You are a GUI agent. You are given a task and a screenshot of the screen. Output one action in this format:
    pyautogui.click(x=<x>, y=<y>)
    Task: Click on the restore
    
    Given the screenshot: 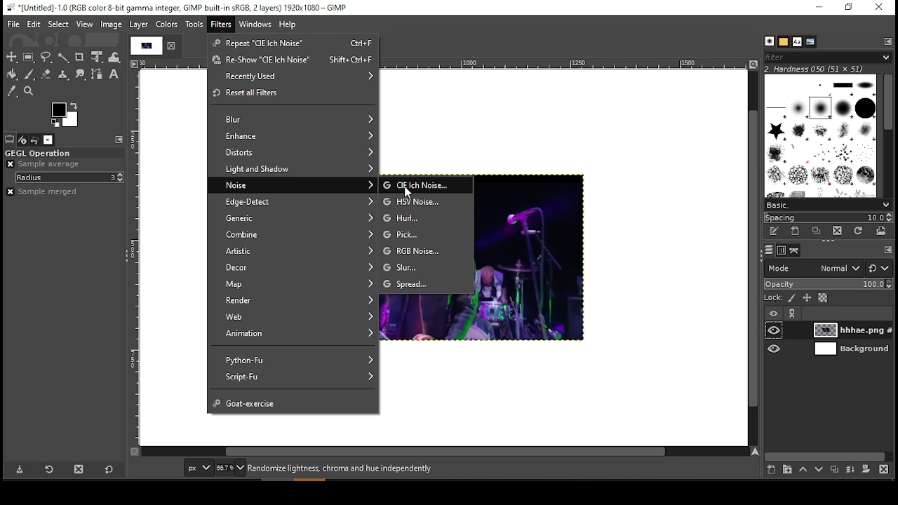 What is the action you would take?
    pyautogui.click(x=847, y=8)
    